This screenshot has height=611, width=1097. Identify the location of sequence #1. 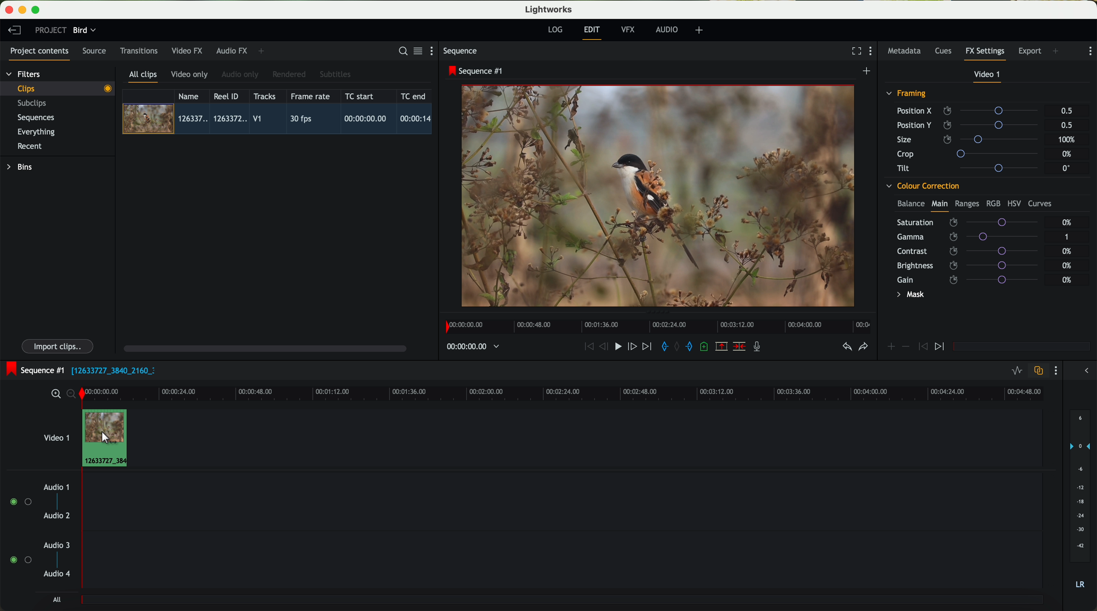
(477, 71).